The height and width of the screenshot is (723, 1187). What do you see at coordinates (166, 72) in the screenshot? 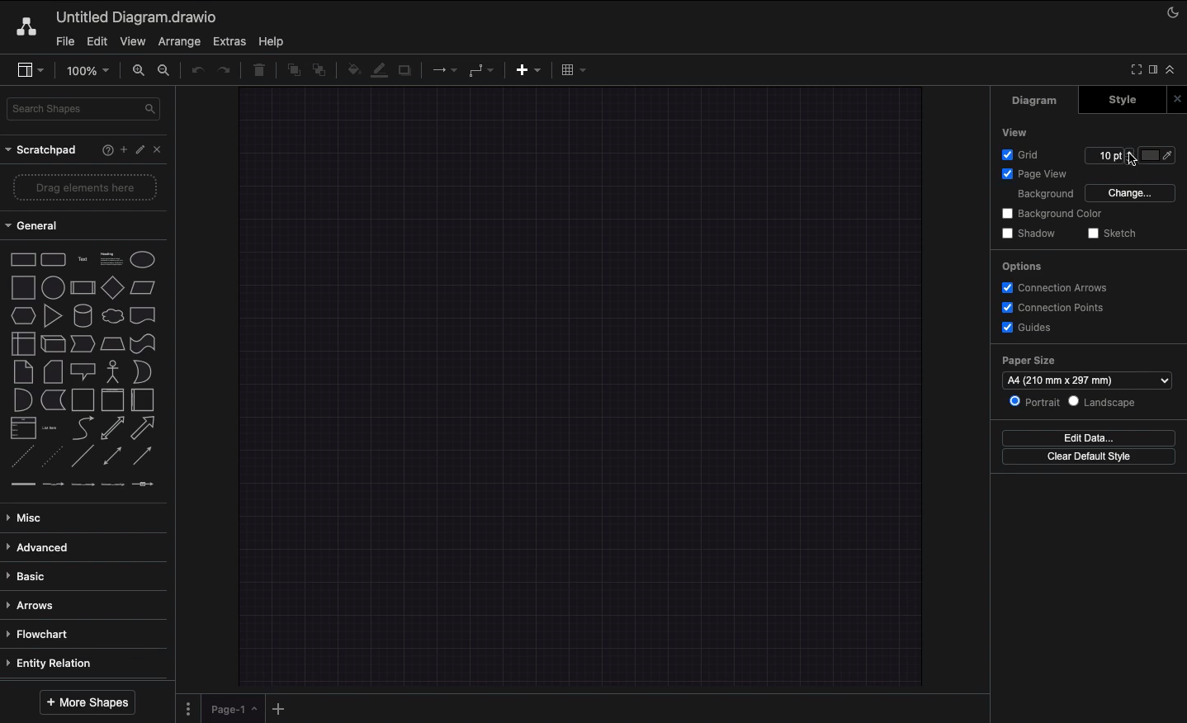
I see `Zoom out` at bounding box center [166, 72].